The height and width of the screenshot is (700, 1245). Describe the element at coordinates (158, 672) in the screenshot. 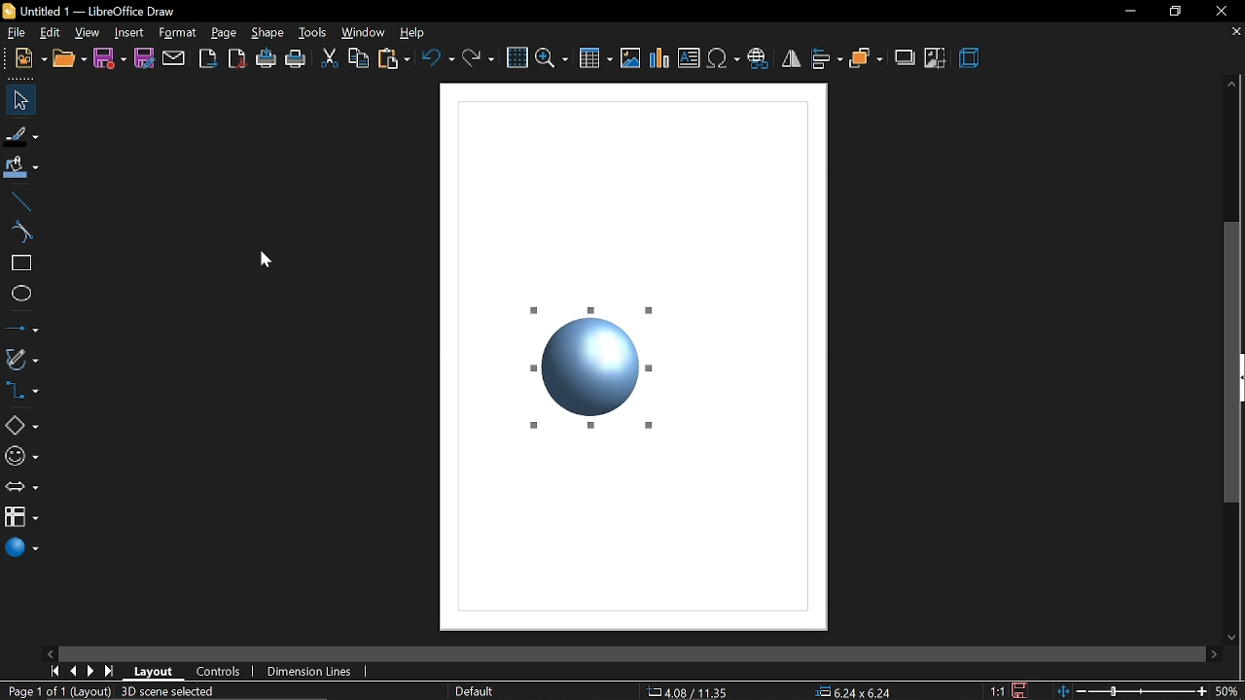

I see `layout` at that location.